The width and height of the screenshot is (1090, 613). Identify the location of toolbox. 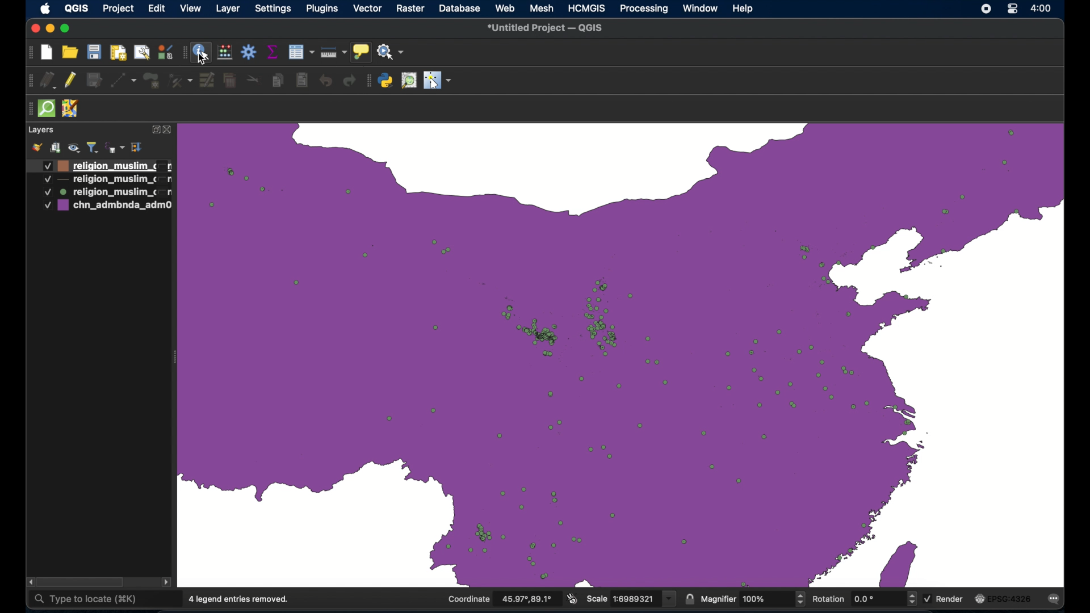
(250, 53).